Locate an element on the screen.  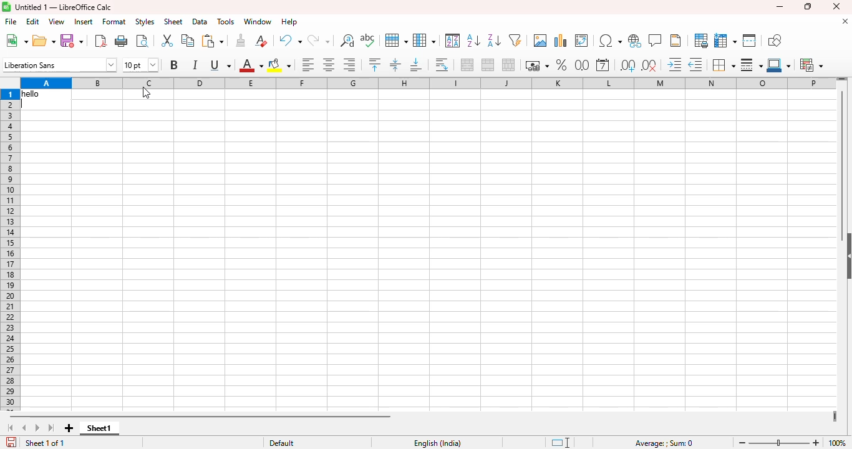
insert hyperlink is located at coordinates (635, 41).